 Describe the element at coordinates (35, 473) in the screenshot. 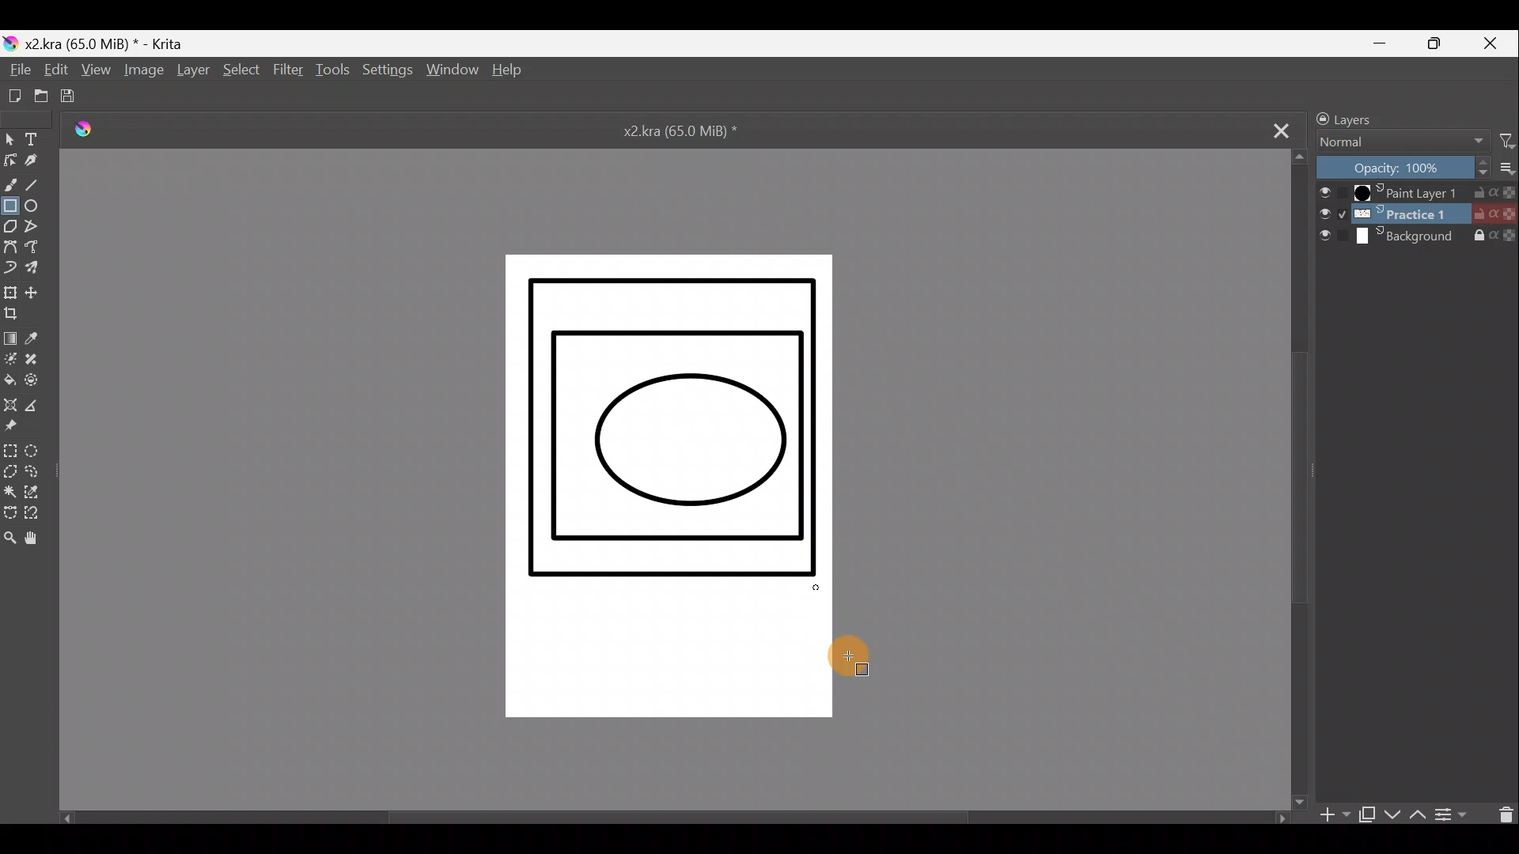

I see `Freehand selection tool` at that location.